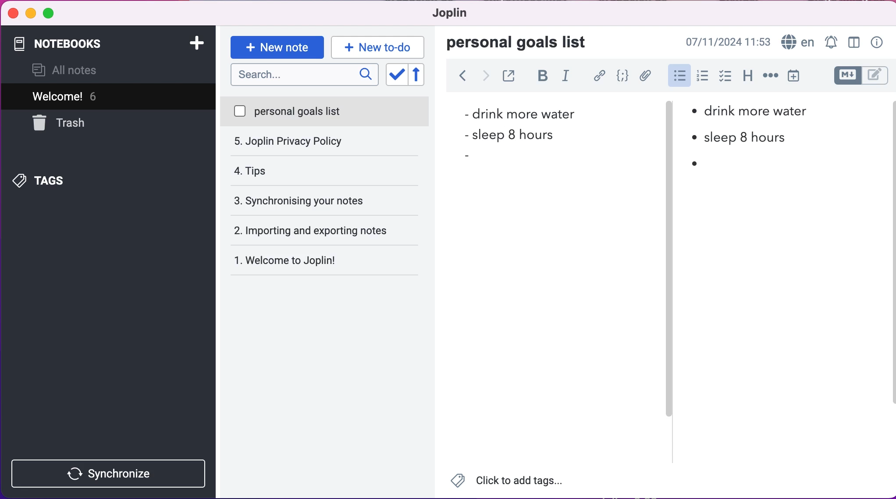 The height and width of the screenshot is (499, 896). Describe the element at coordinates (97, 96) in the screenshot. I see `welcome! 5` at that location.